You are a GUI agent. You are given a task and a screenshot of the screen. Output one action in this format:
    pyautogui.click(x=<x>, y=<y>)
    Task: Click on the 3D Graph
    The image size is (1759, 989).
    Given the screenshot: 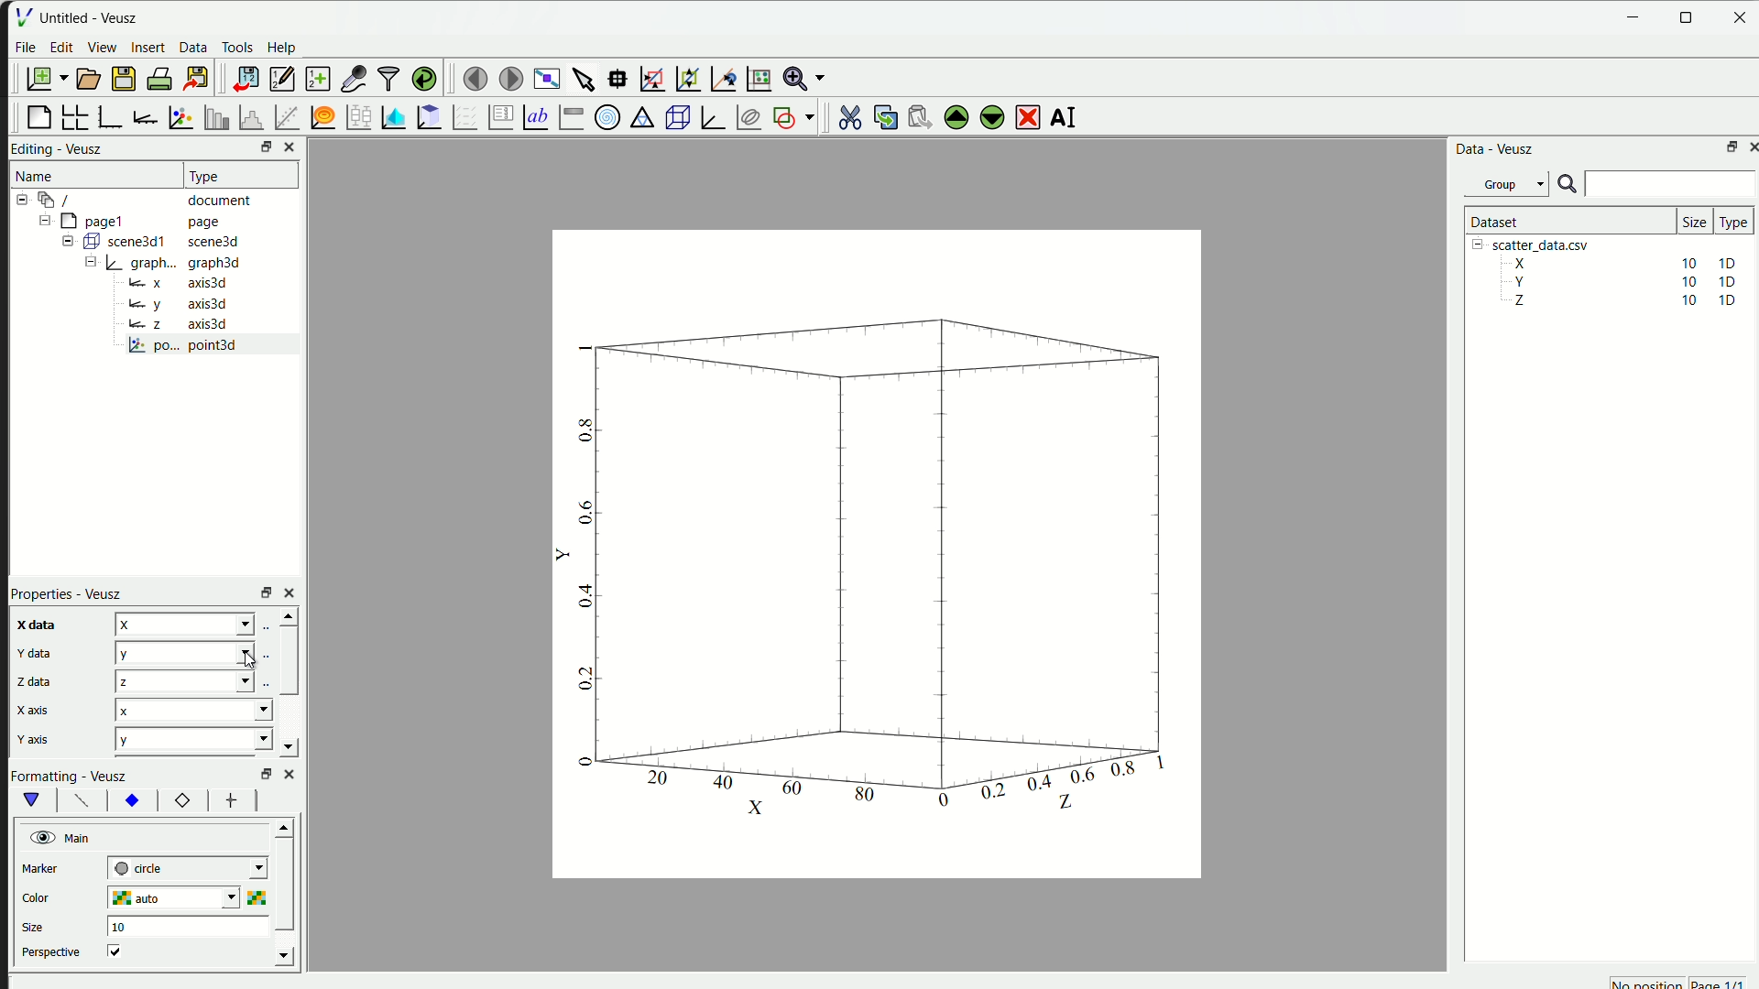 What is the action you would take?
    pyautogui.click(x=709, y=116)
    